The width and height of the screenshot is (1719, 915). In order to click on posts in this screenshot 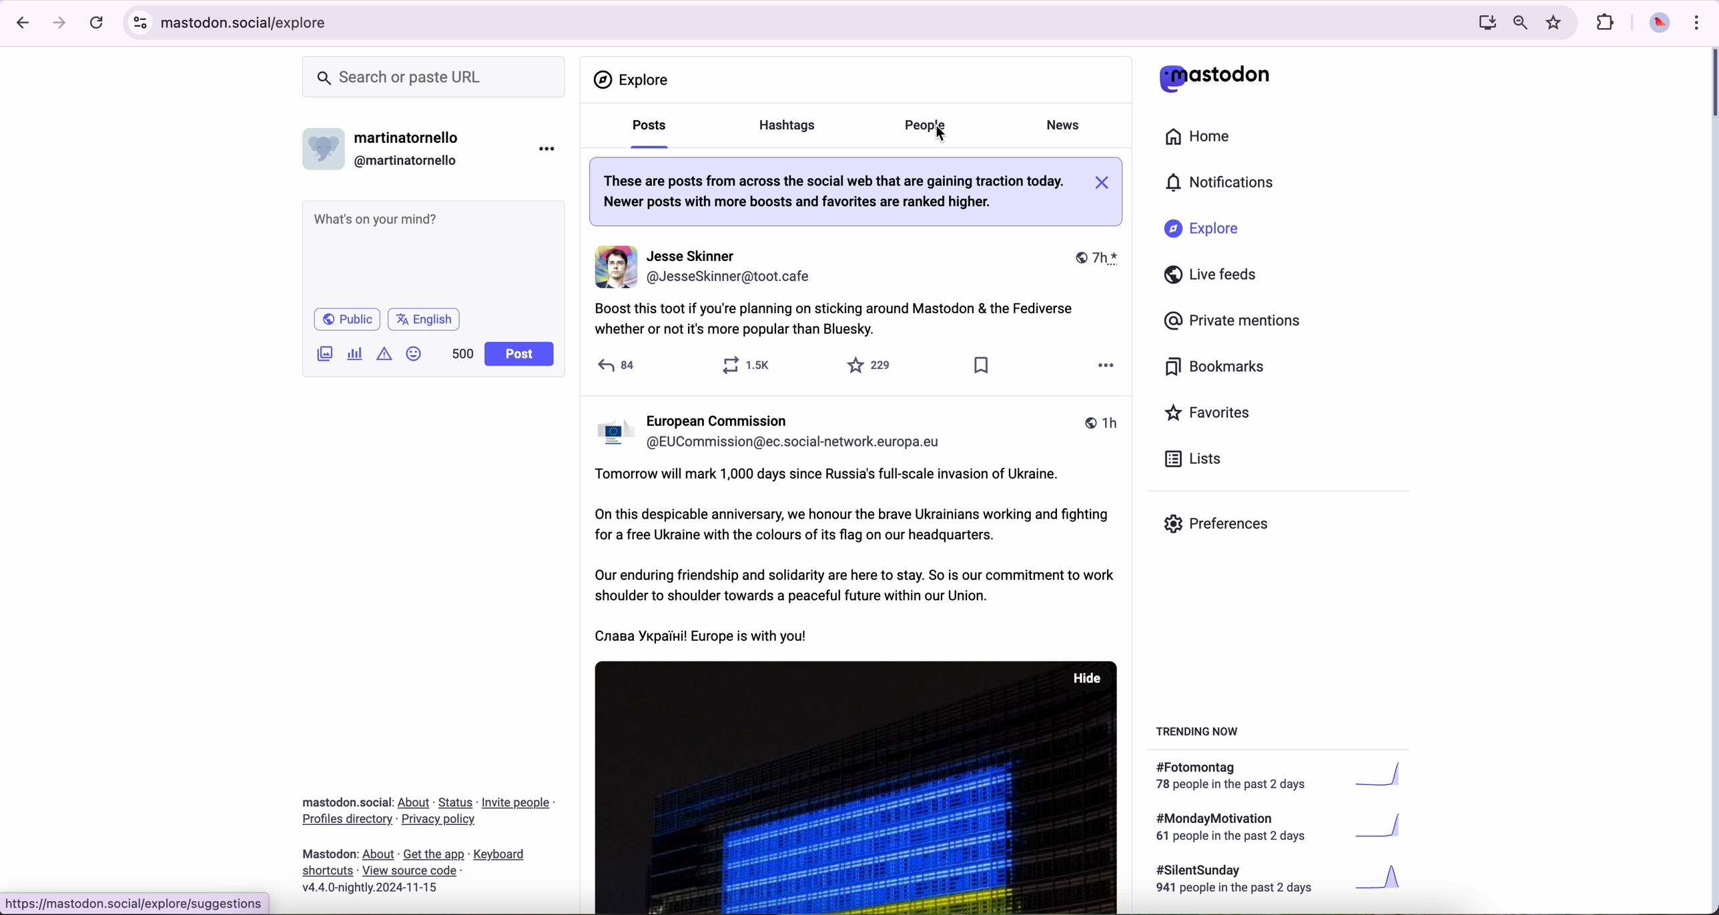, I will do `click(645, 131)`.